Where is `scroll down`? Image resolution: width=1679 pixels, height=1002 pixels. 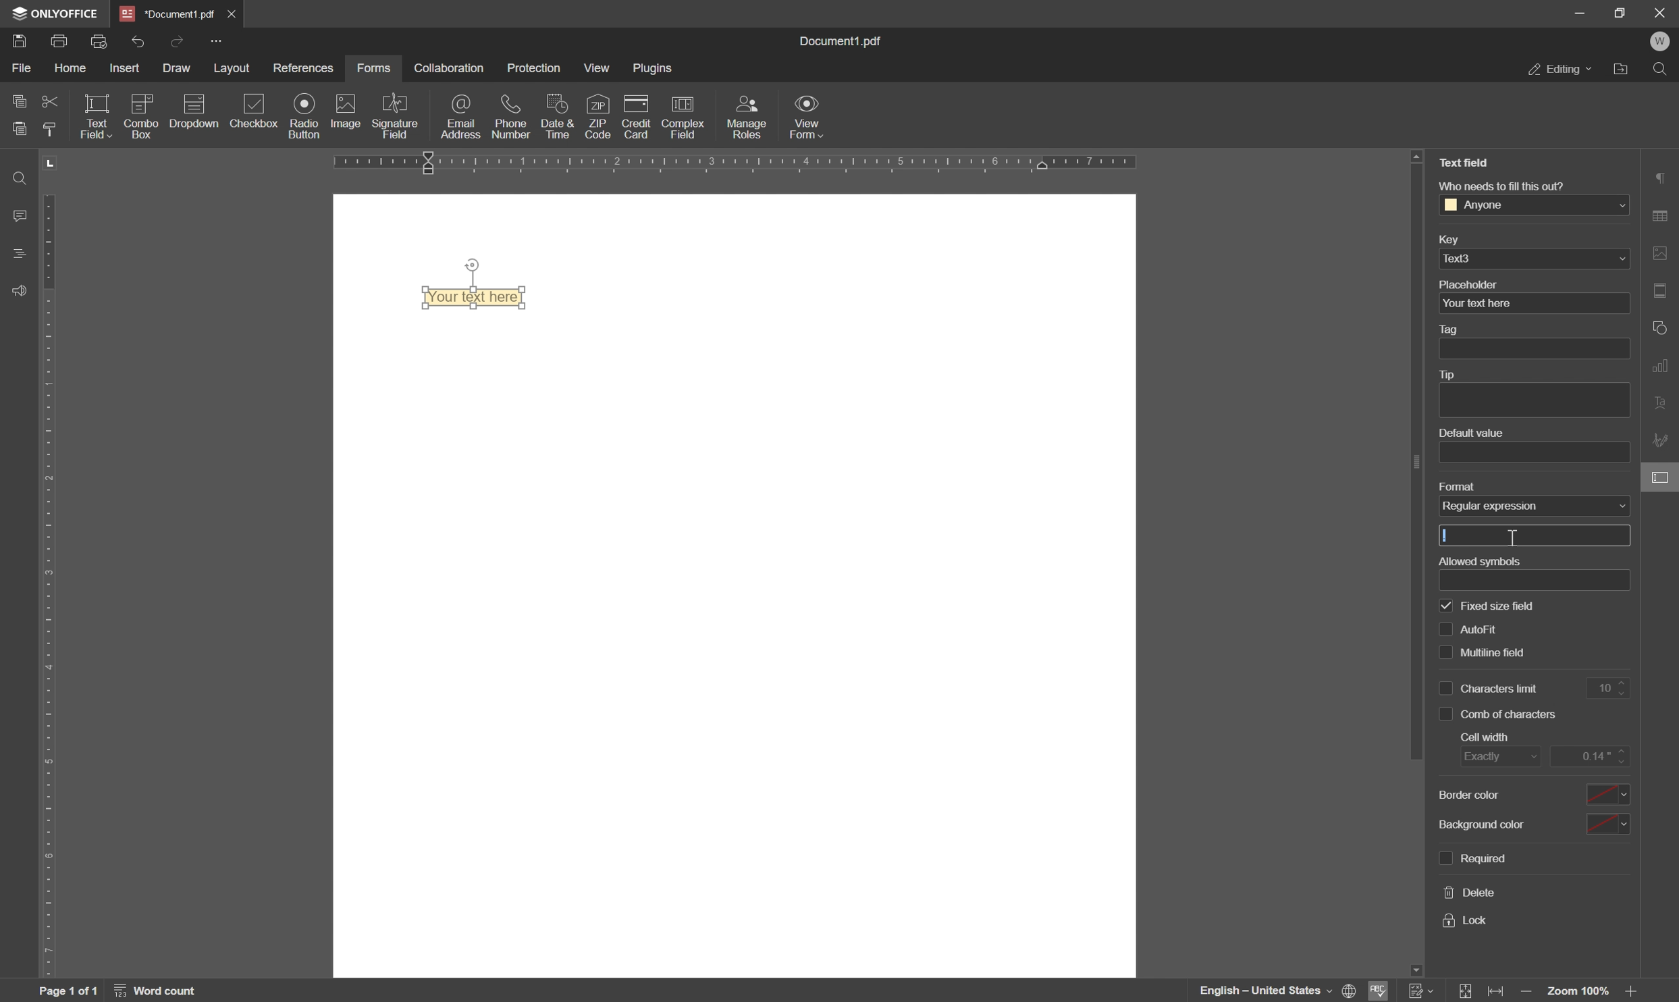
scroll down is located at coordinates (1414, 968).